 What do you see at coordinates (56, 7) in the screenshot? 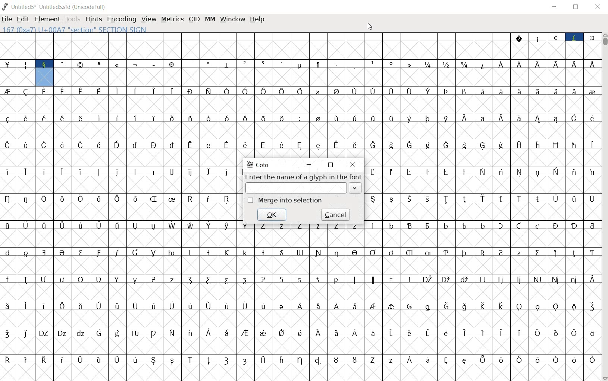
I see `Untitled1 Untitled1.sfd (UnicodeFull)` at bounding box center [56, 7].